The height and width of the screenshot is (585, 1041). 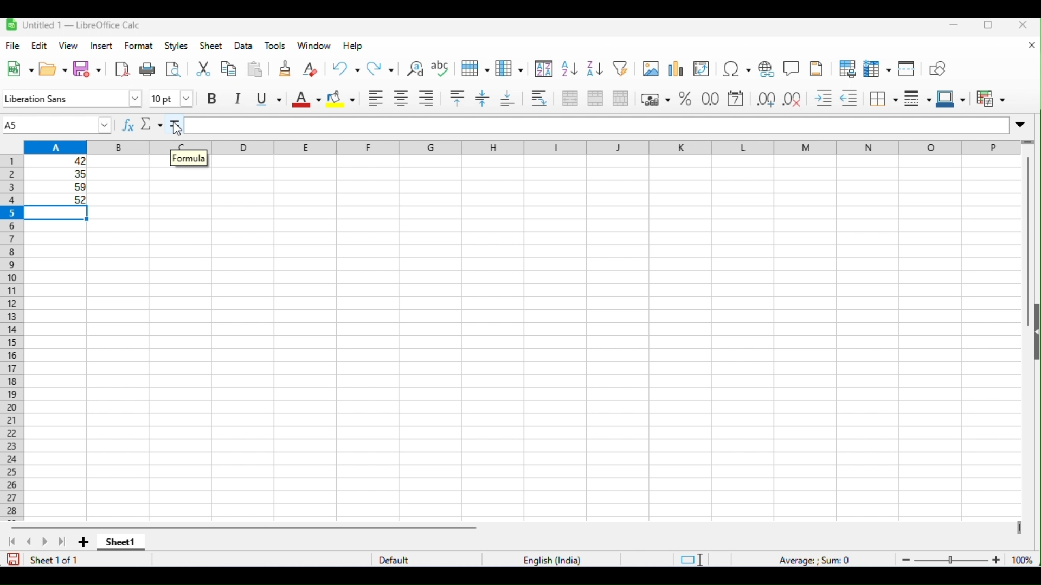 I want to click on new, so click(x=20, y=69).